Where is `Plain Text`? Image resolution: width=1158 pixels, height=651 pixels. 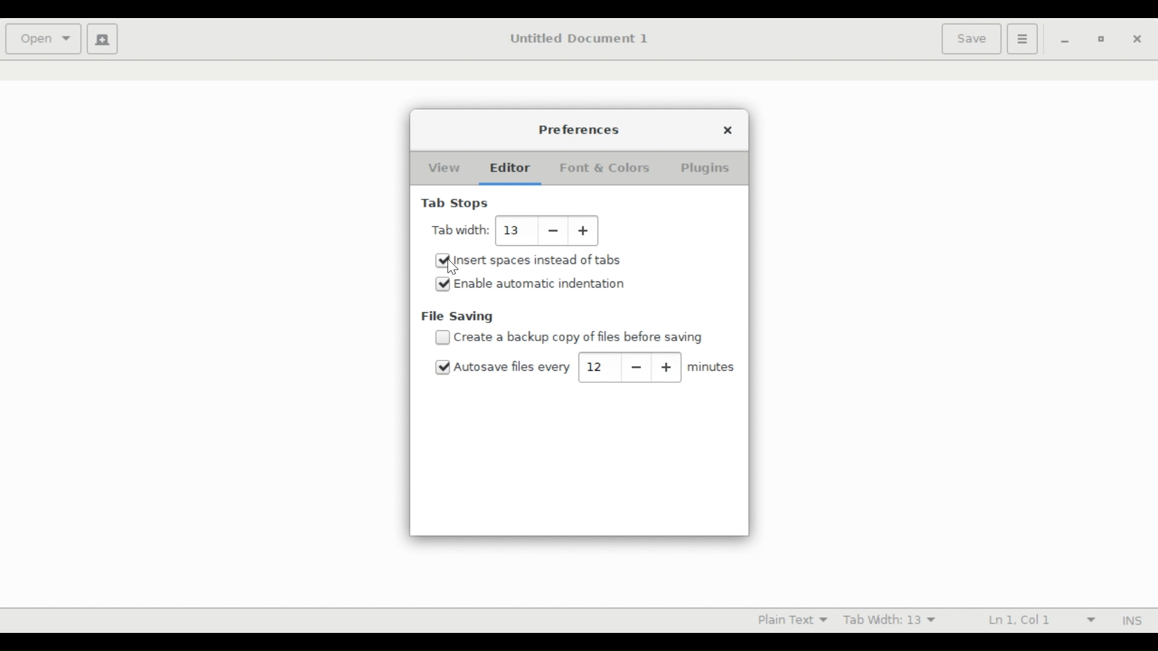 Plain Text is located at coordinates (790, 619).